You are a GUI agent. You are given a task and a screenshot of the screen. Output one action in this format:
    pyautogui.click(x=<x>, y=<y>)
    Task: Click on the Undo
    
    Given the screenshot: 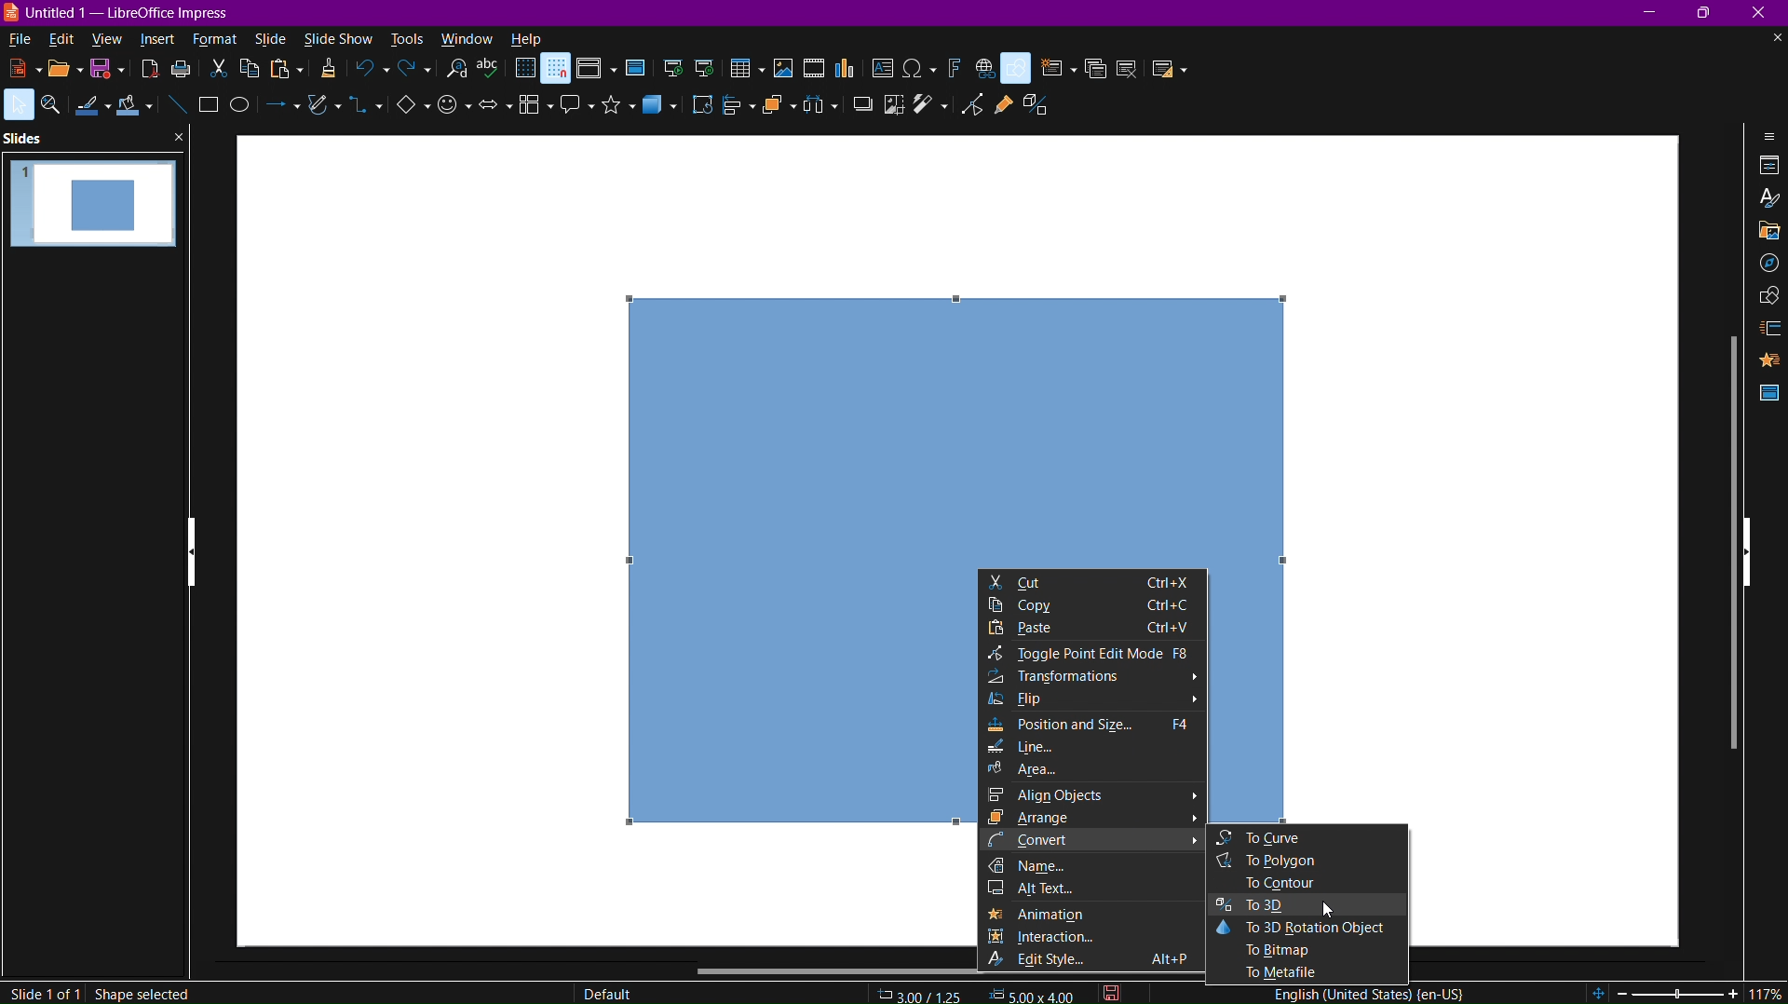 What is the action you would take?
    pyautogui.click(x=372, y=71)
    